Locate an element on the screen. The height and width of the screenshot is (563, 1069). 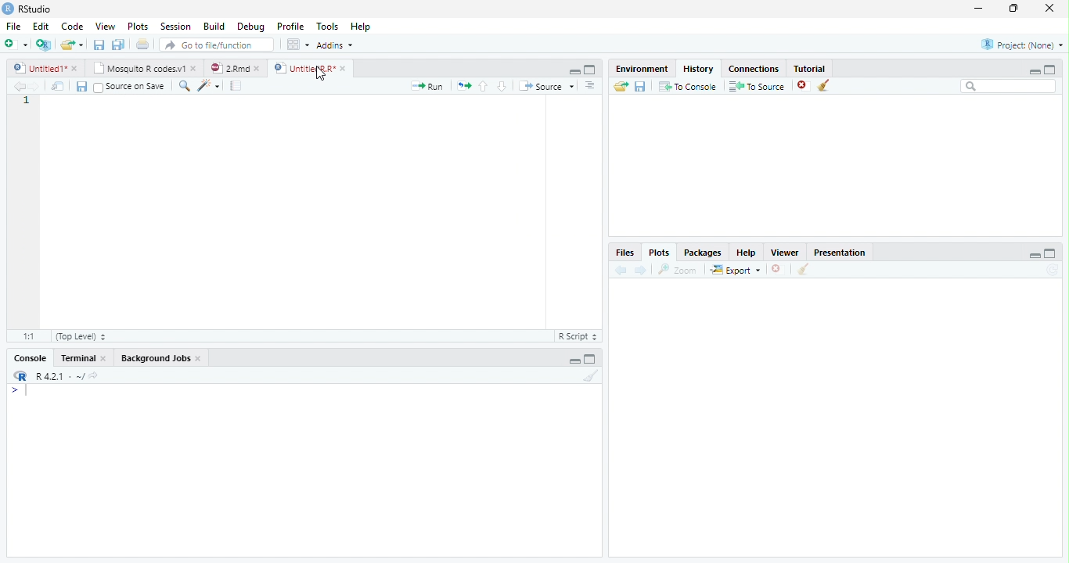
Clear console is located at coordinates (592, 375).